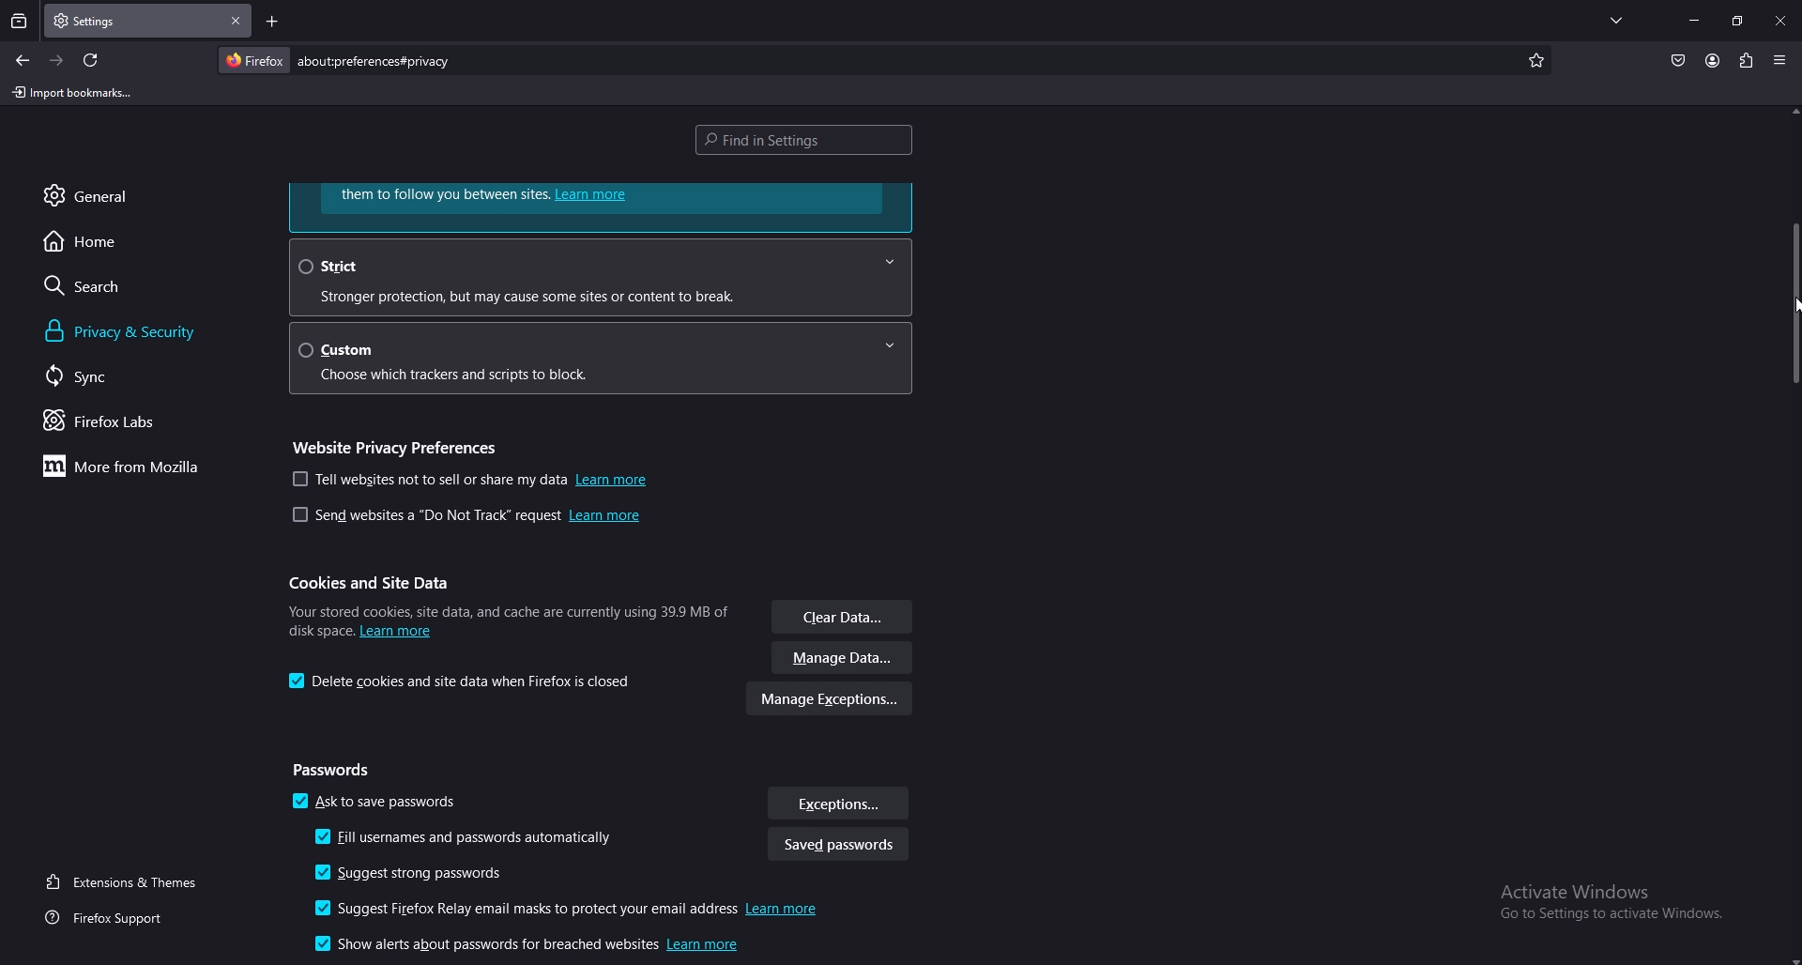 The image size is (1802, 965). Describe the element at coordinates (131, 468) in the screenshot. I see `more from mozilla` at that location.